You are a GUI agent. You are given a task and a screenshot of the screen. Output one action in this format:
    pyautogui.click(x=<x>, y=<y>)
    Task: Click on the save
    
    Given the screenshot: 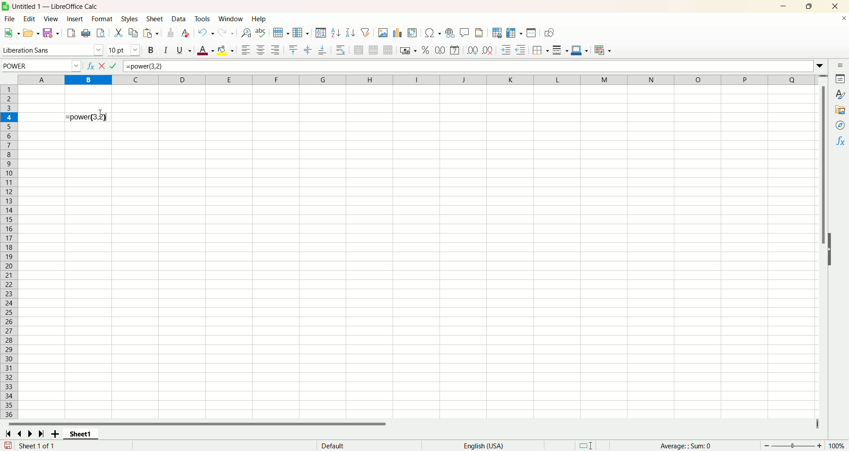 What is the action you would take?
    pyautogui.click(x=8, y=445)
    